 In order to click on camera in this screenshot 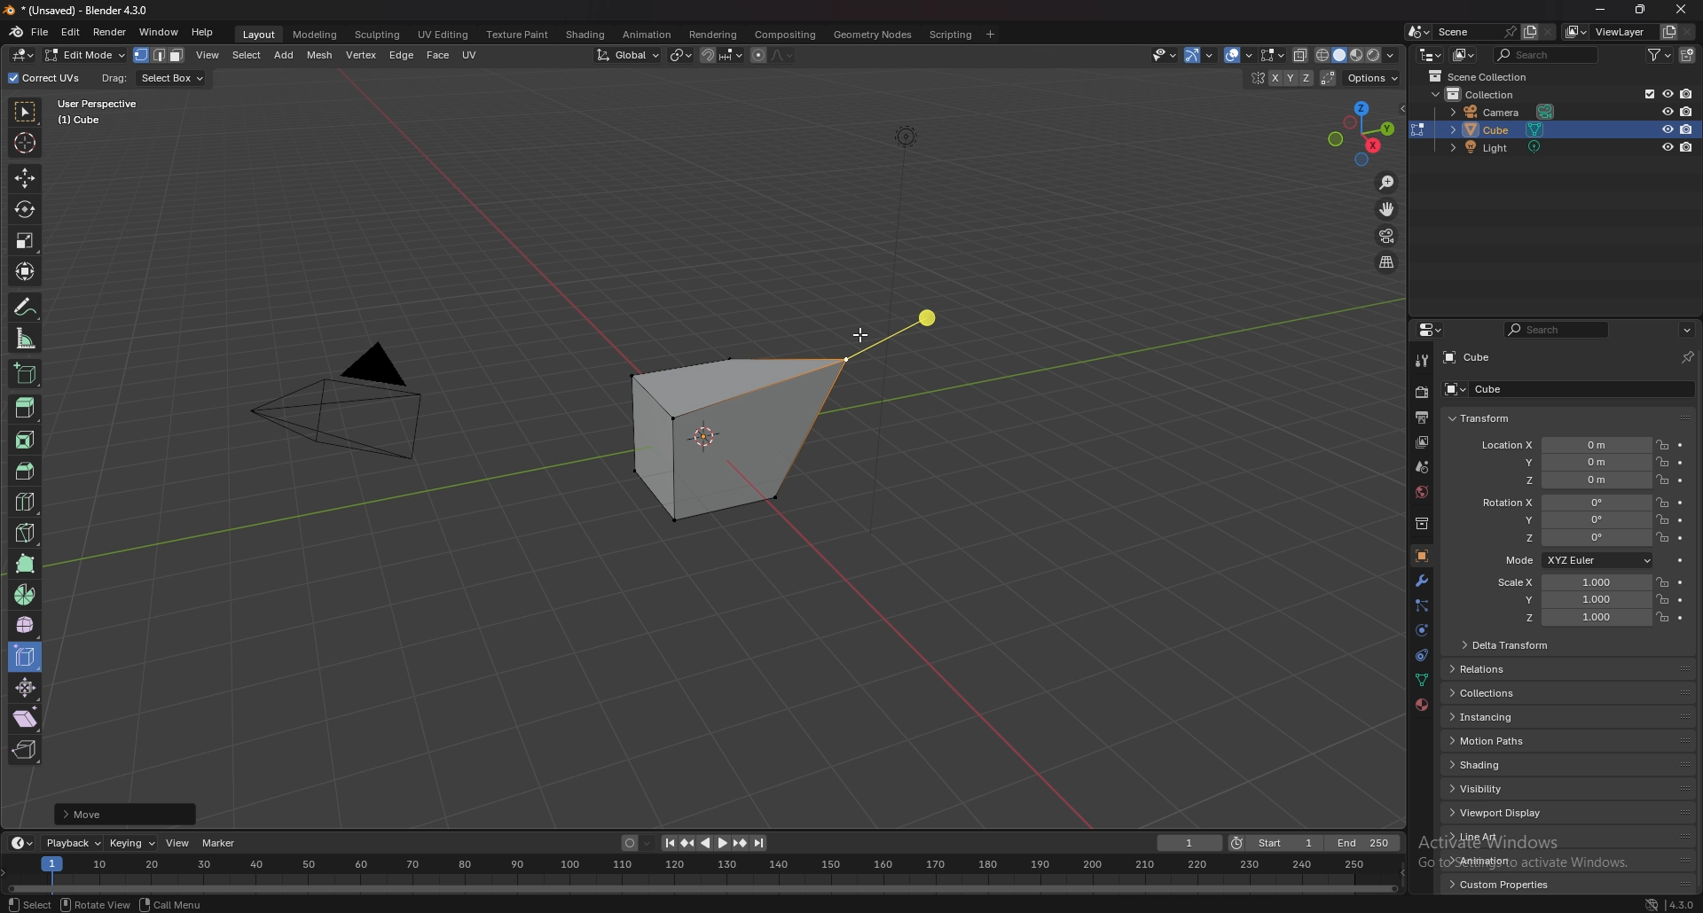, I will do `click(1507, 111)`.